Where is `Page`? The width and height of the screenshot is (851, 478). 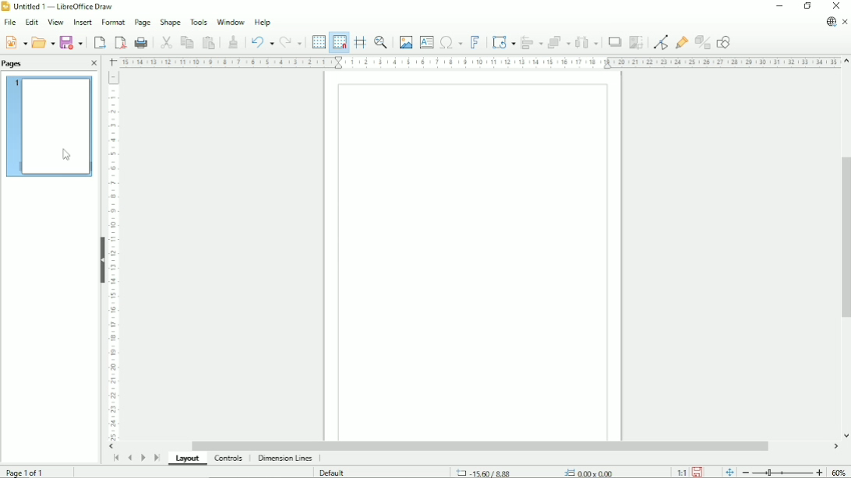
Page is located at coordinates (142, 23).